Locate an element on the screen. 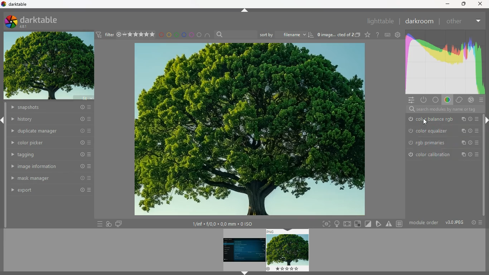 The width and height of the screenshot is (489, 275). sort by filename is located at coordinates (287, 34).